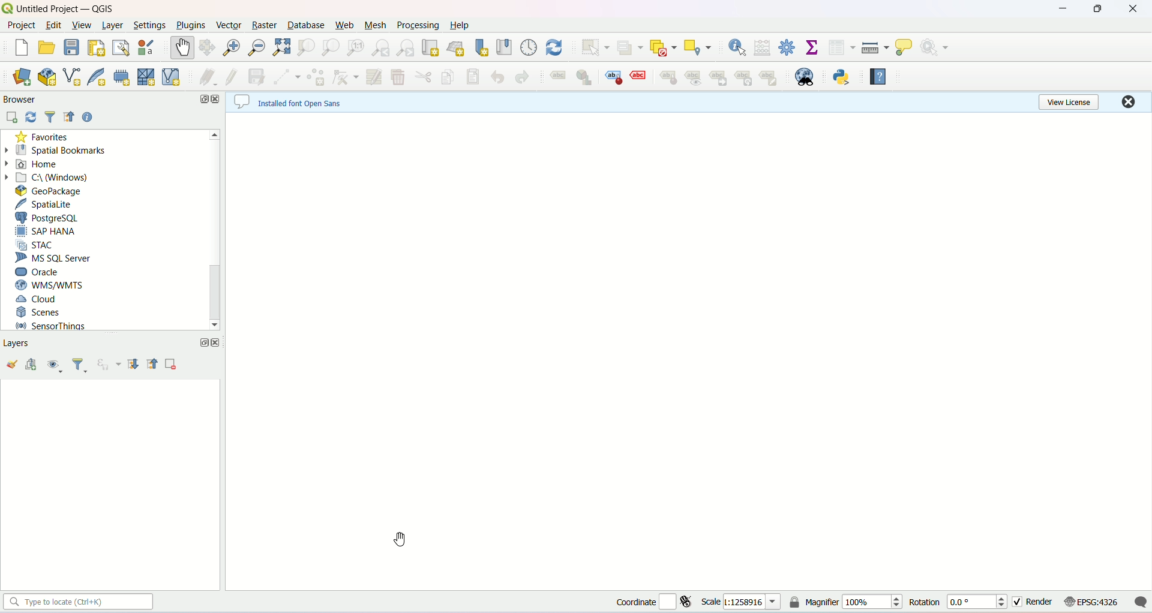 The width and height of the screenshot is (1152, 613). I want to click on EPSG, so click(1093, 603).